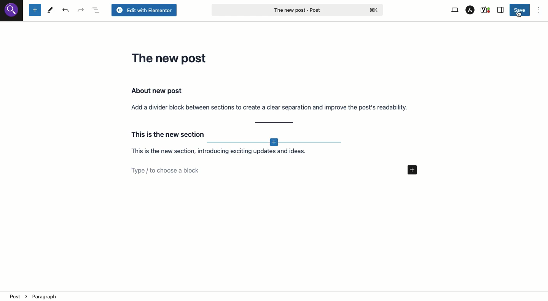  I want to click on Site icon, so click(12, 11).